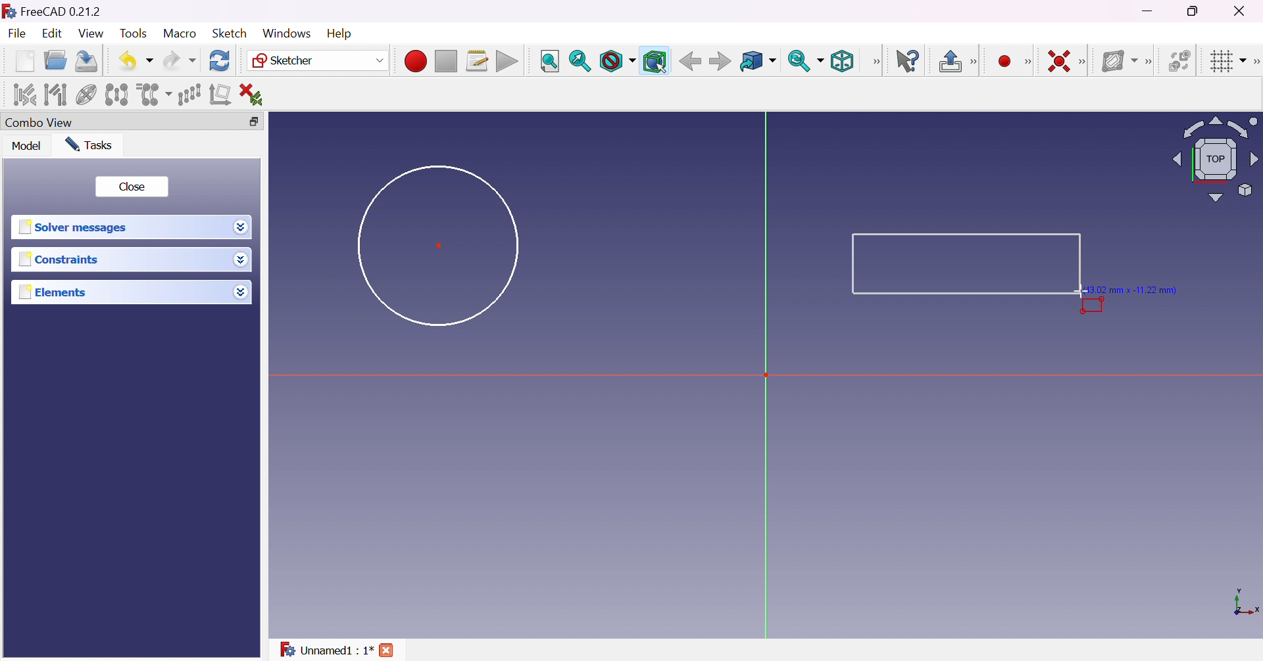 The height and width of the screenshot is (661, 1263). Describe the element at coordinates (316, 60) in the screenshot. I see `Sketcher` at that location.